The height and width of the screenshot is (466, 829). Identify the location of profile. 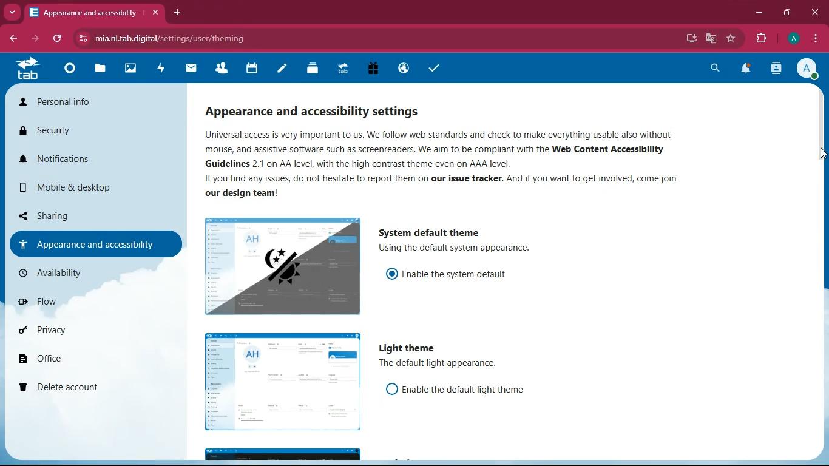
(810, 70).